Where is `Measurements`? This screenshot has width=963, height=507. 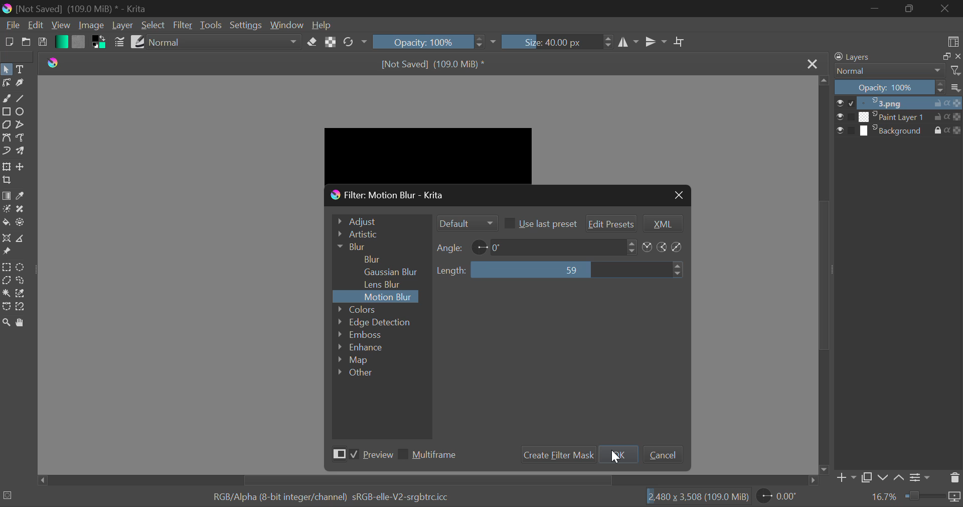 Measurements is located at coordinates (23, 238).